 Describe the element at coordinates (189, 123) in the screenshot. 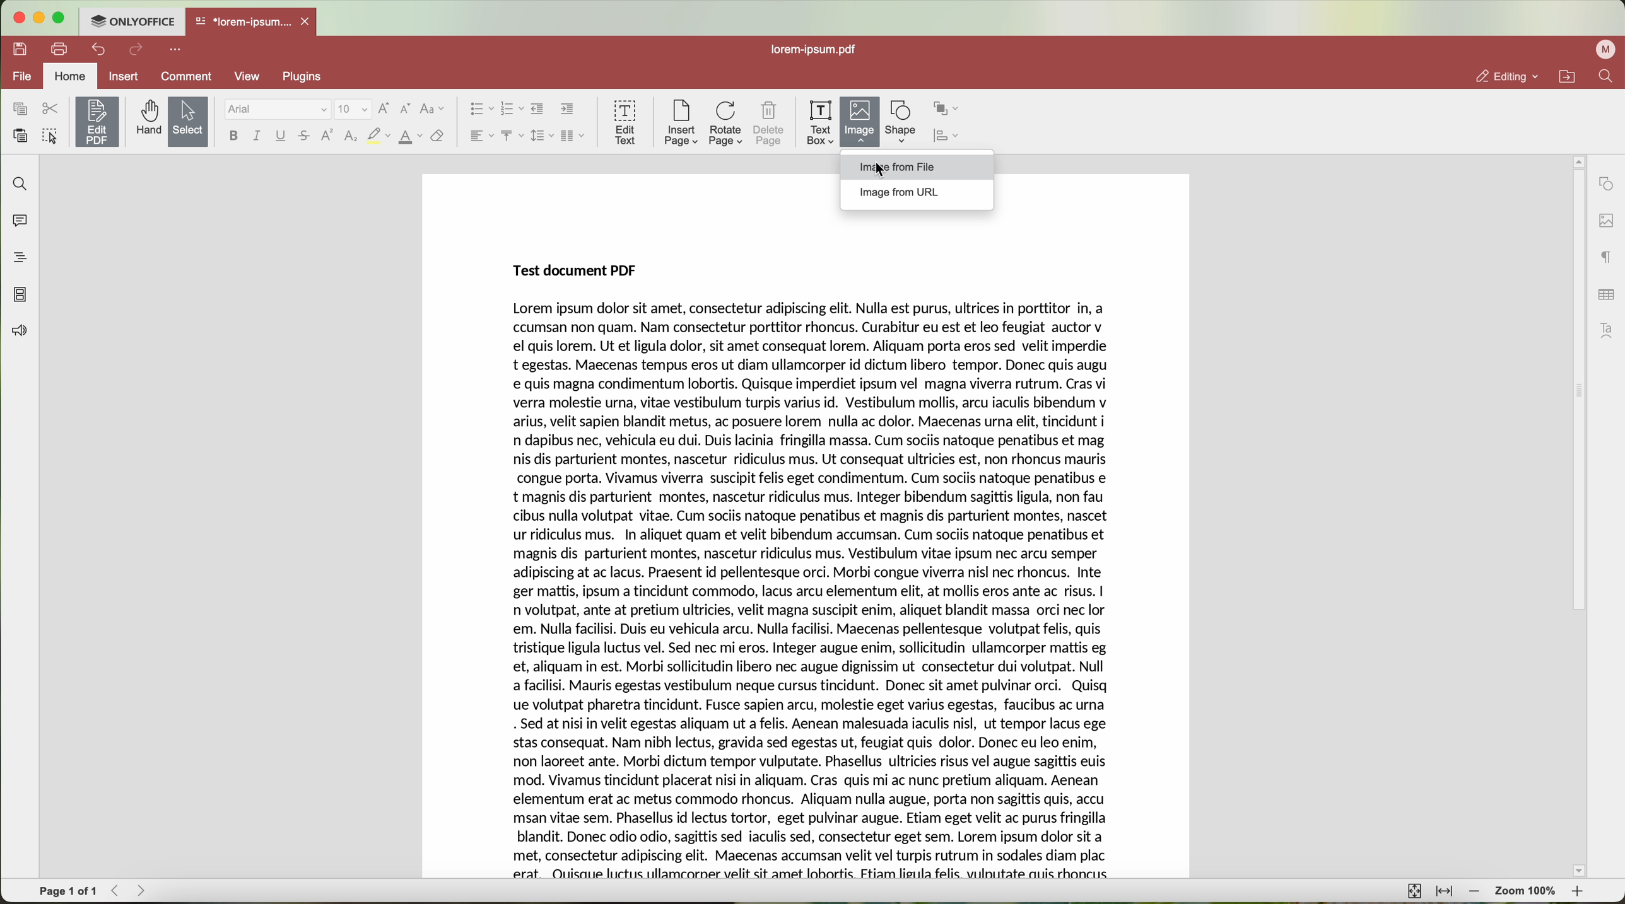

I see `select` at that location.